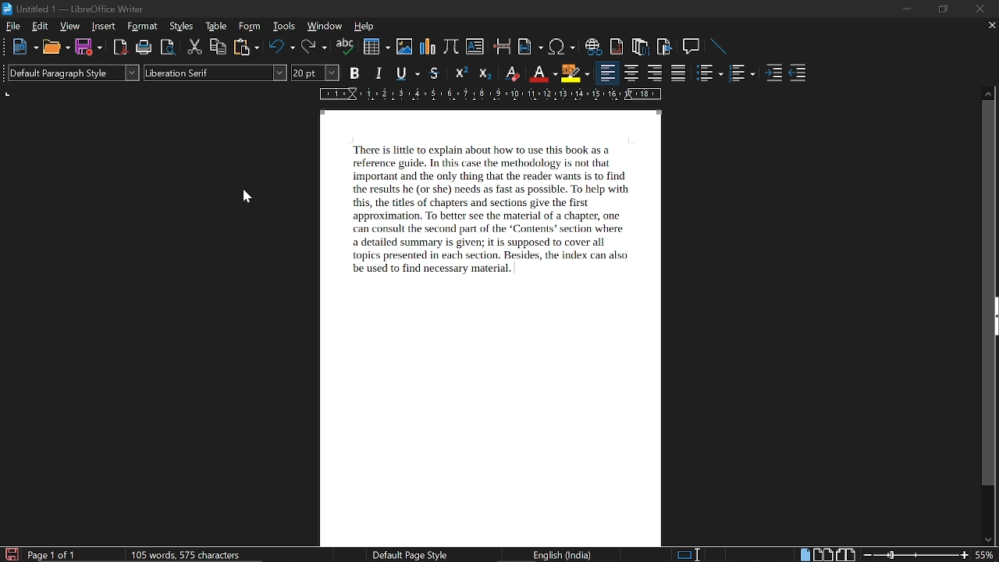 Image resolution: width=999 pixels, height=562 pixels. What do you see at coordinates (608, 73) in the screenshot?
I see `align left` at bounding box center [608, 73].